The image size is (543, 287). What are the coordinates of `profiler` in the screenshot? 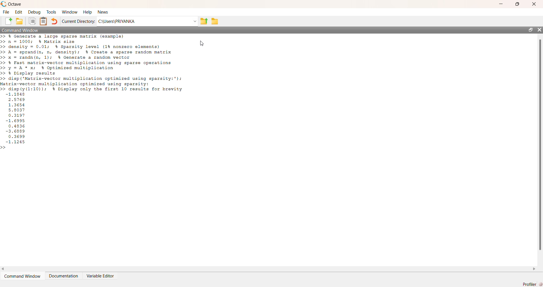 It's located at (531, 284).